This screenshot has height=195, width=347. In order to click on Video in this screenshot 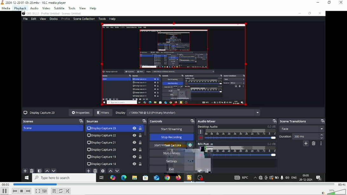, I will do `click(46, 8)`.